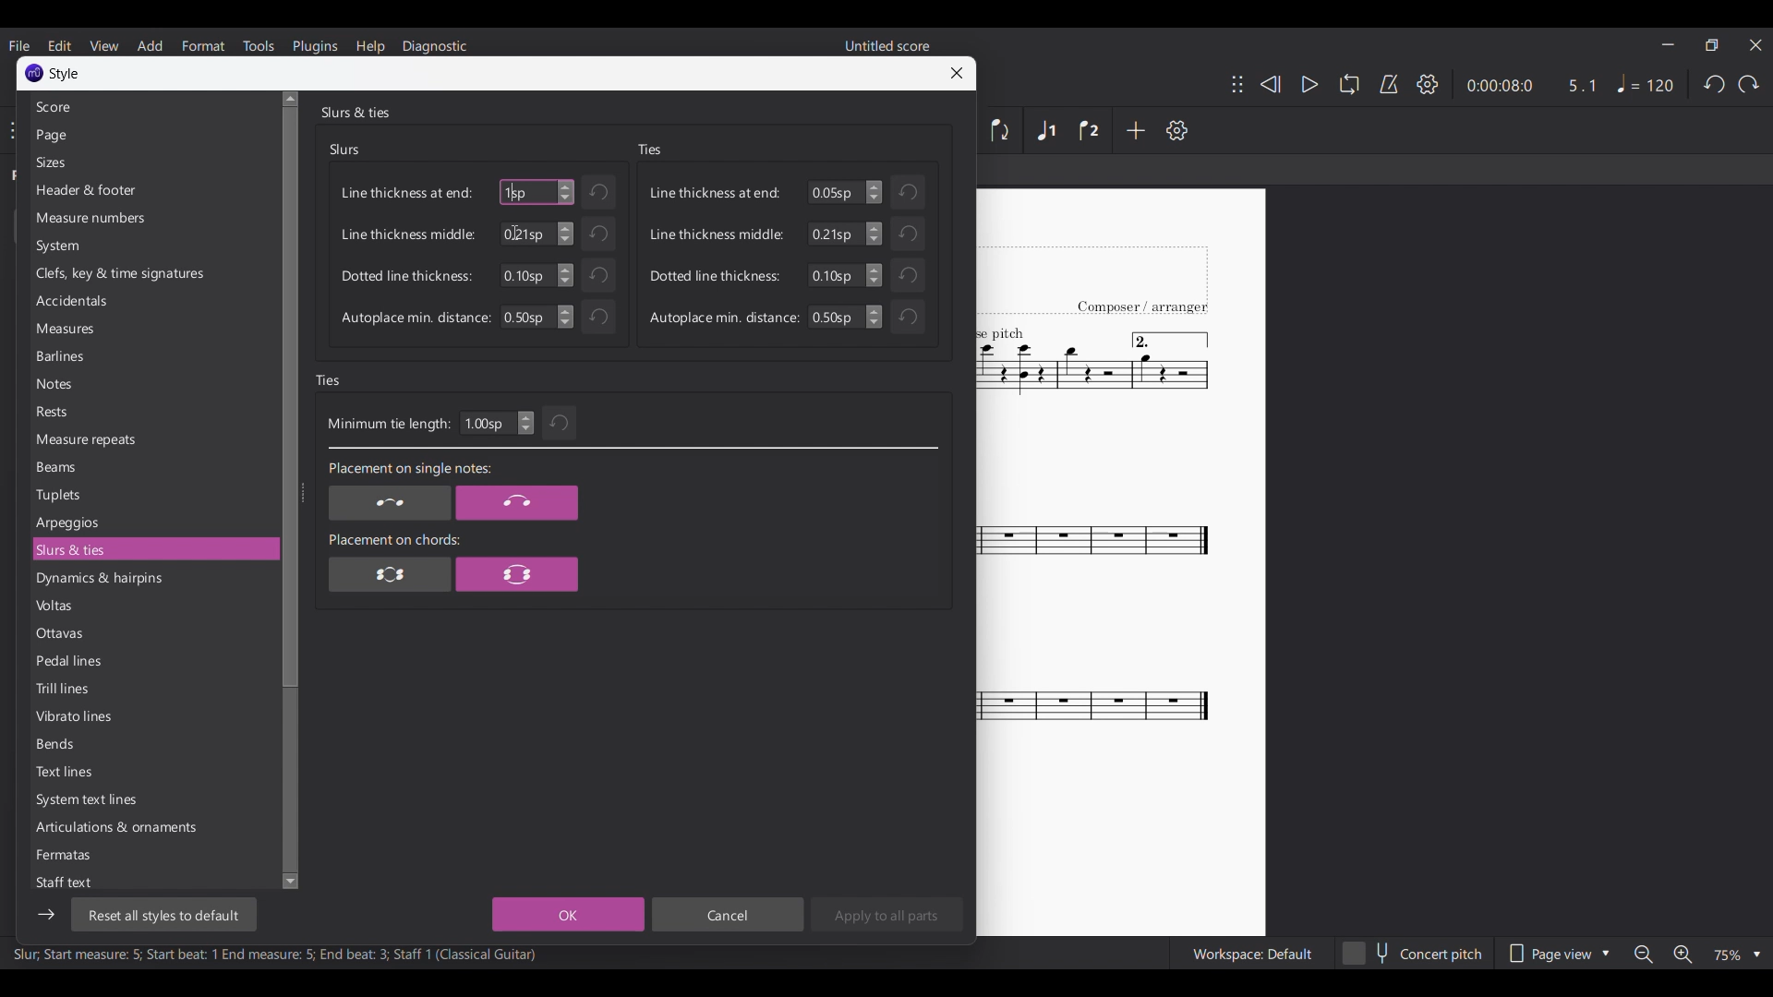 The height and width of the screenshot is (997, 1773). Describe the element at coordinates (152, 218) in the screenshot. I see `Measure numbers` at that location.